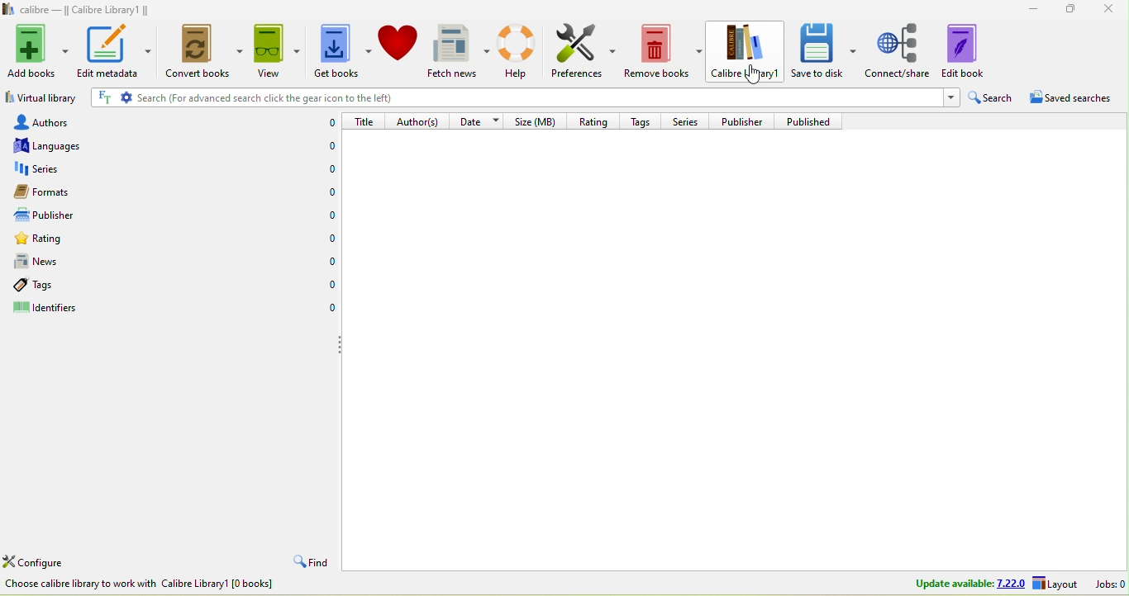 The image size is (1129, 596). I want to click on date, so click(479, 120).